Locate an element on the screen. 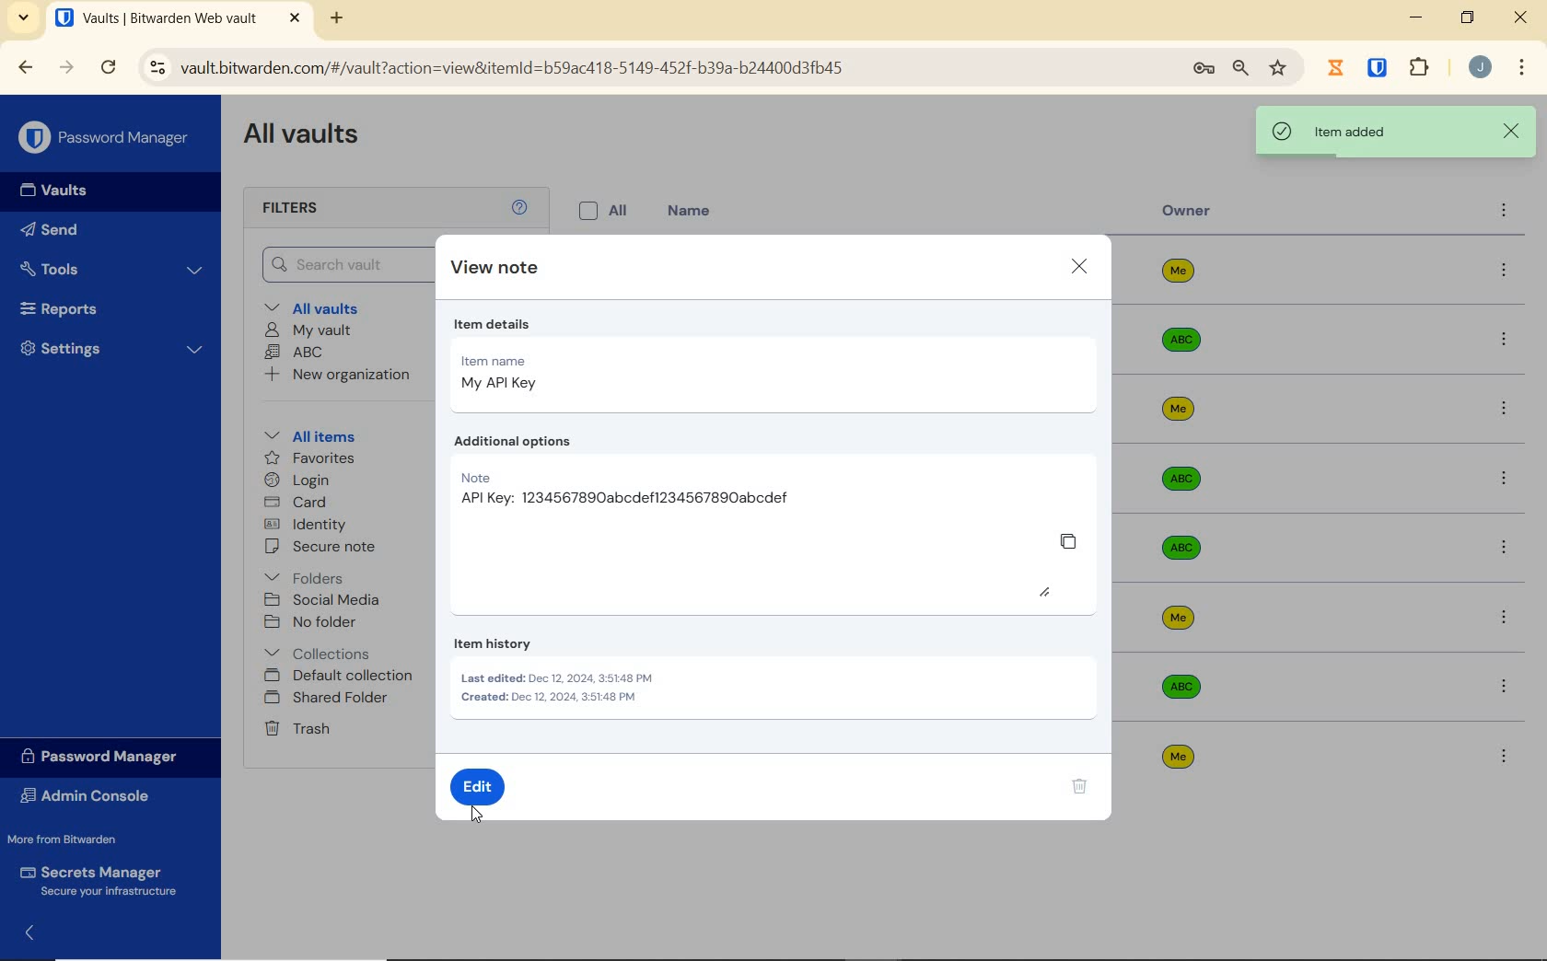 This screenshot has height=961, width=1547. address bar is located at coordinates (652, 67).